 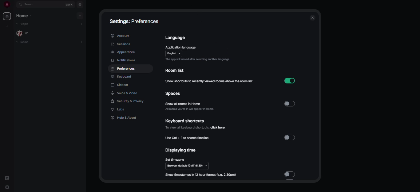 I want to click on search, so click(x=31, y=5).